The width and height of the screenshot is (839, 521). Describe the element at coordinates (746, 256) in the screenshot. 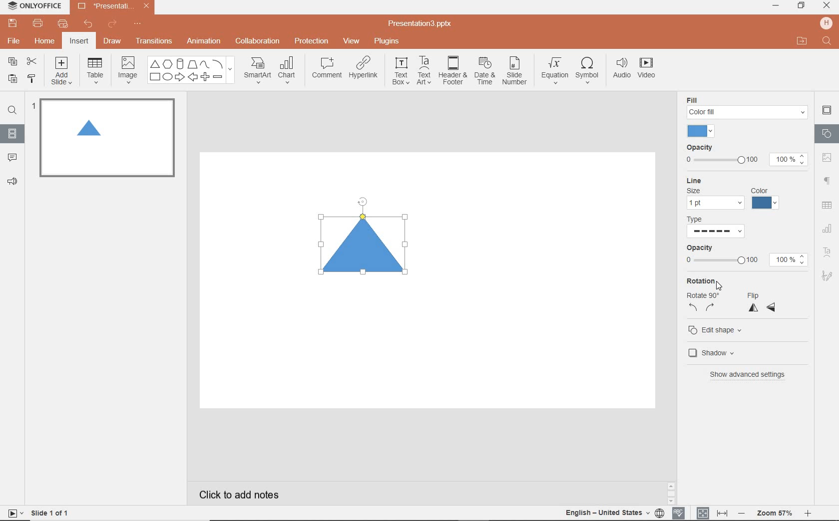

I see `opacity` at that location.